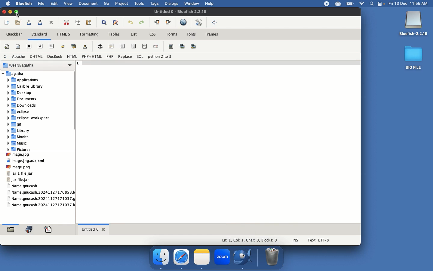  Describe the element at coordinates (19, 12) in the screenshot. I see `maximize` at that location.